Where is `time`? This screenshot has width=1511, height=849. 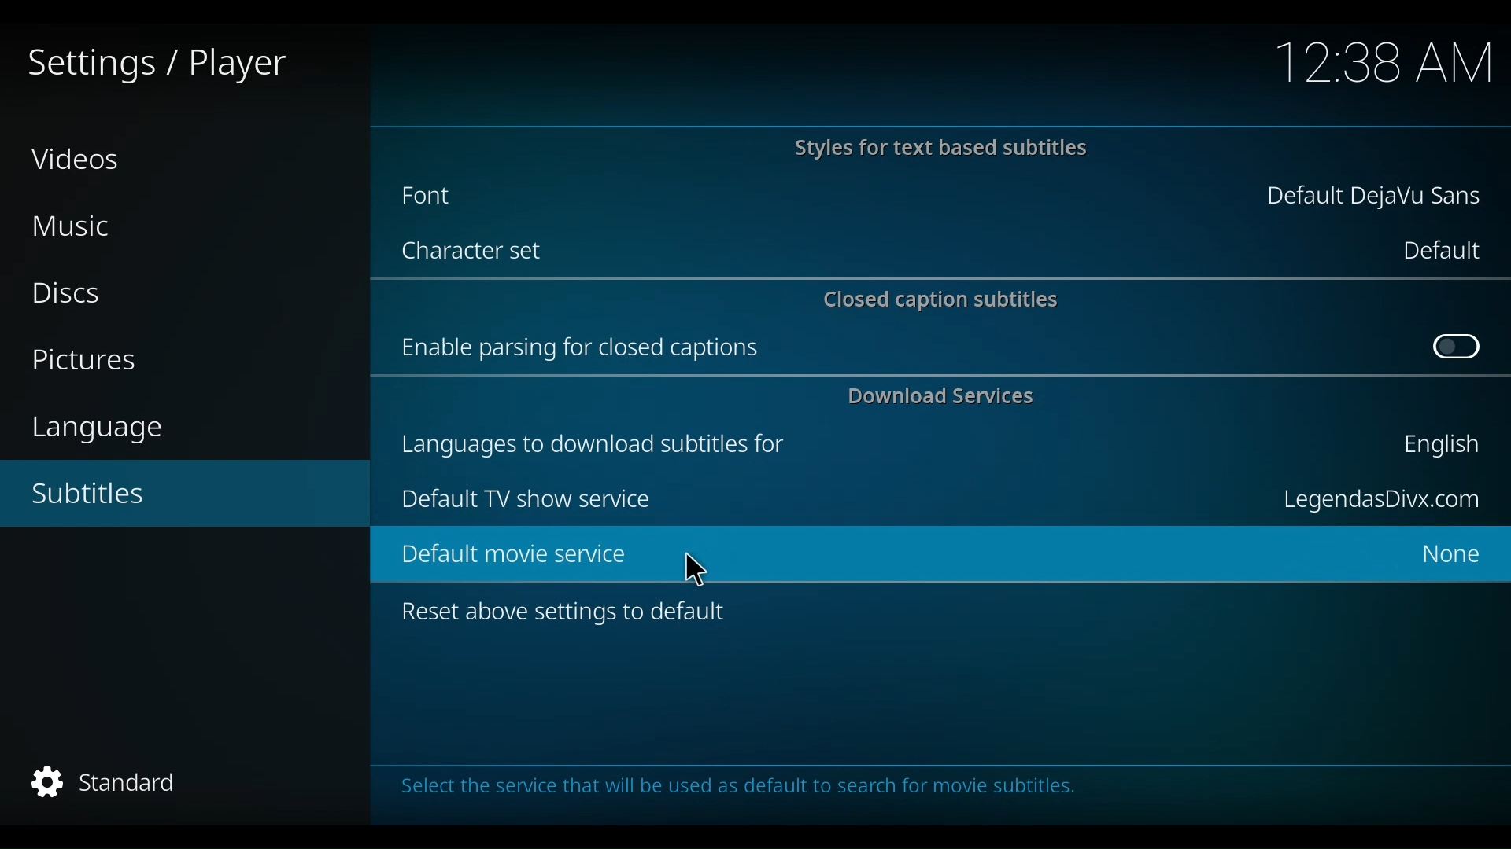
time is located at coordinates (1386, 64).